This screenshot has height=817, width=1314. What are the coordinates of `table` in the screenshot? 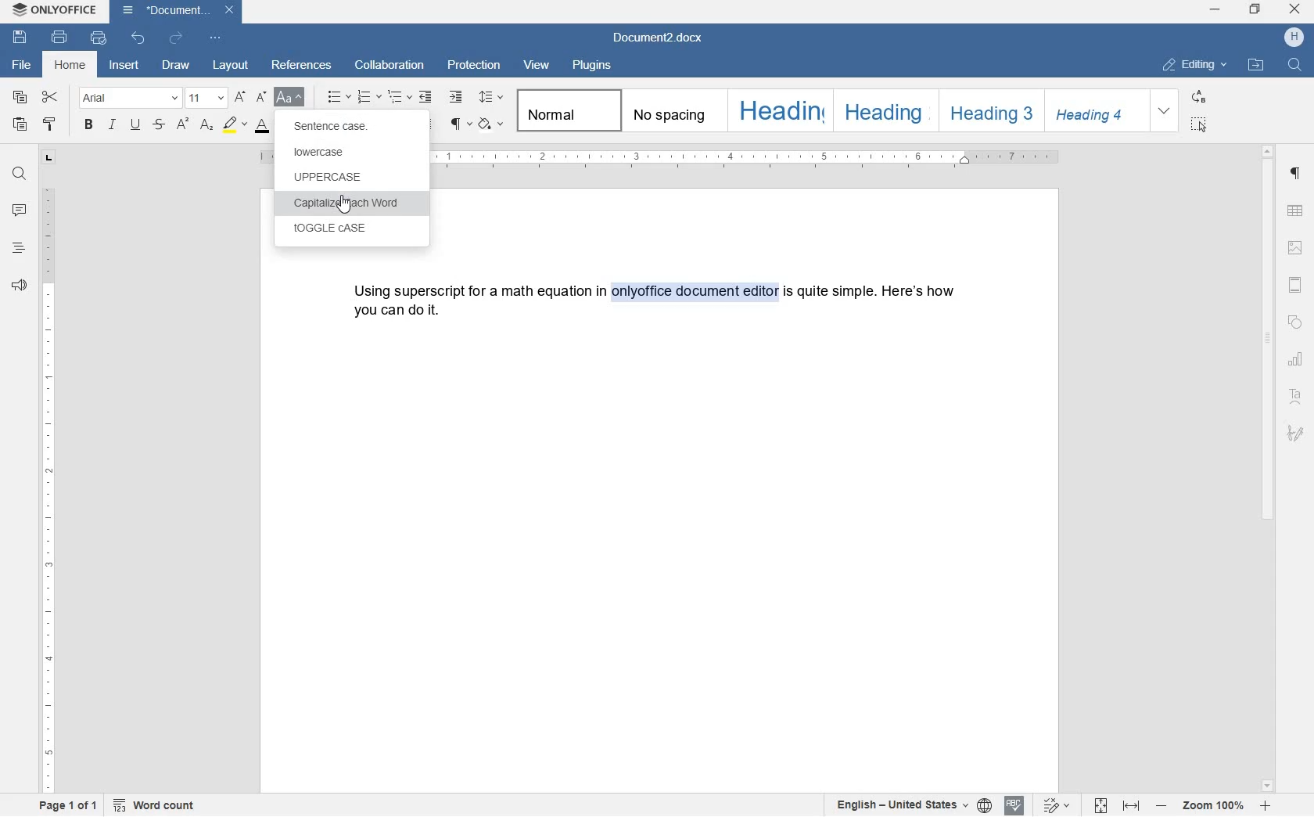 It's located at (1296, 211).